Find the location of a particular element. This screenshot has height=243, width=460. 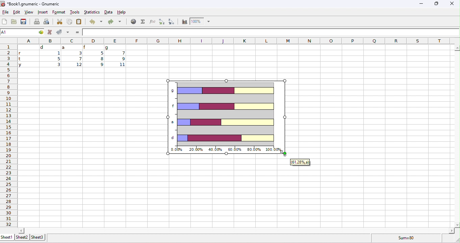

zoom is located at coordinates (200, 21).